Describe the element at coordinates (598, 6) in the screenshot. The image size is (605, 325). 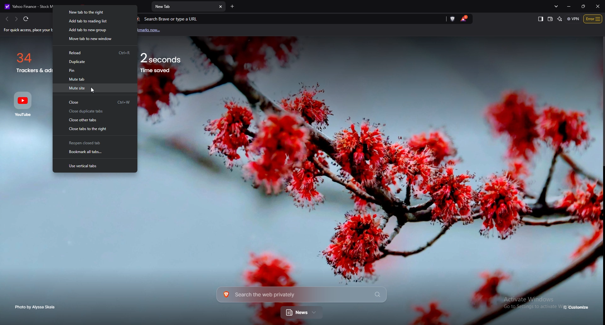
I see `close` at that location.